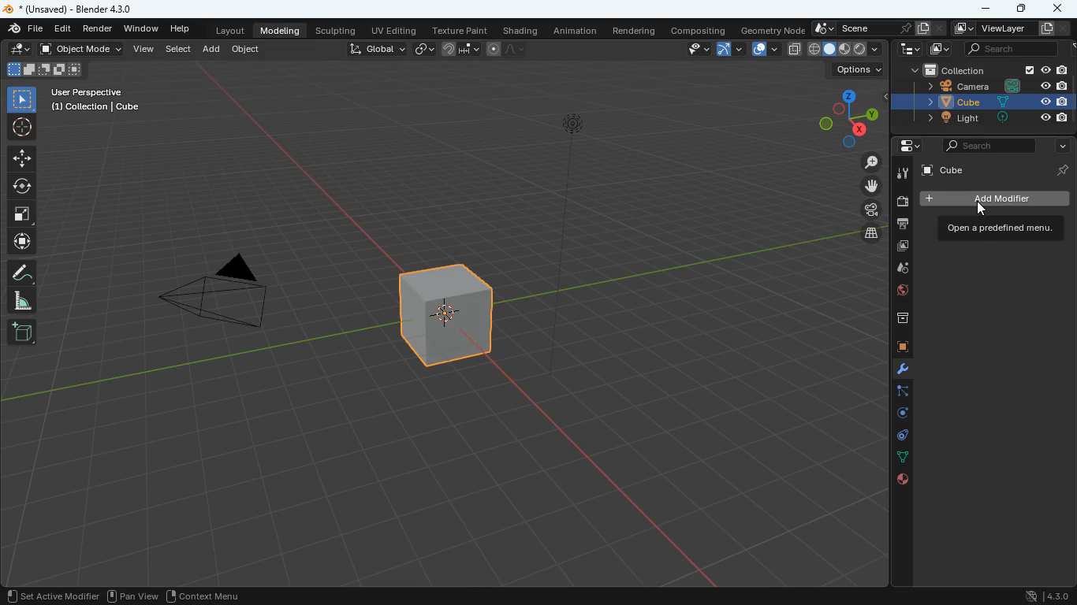 This screenshot has height=605, width=1077. I want to click on sculpting, so click(335, 29).